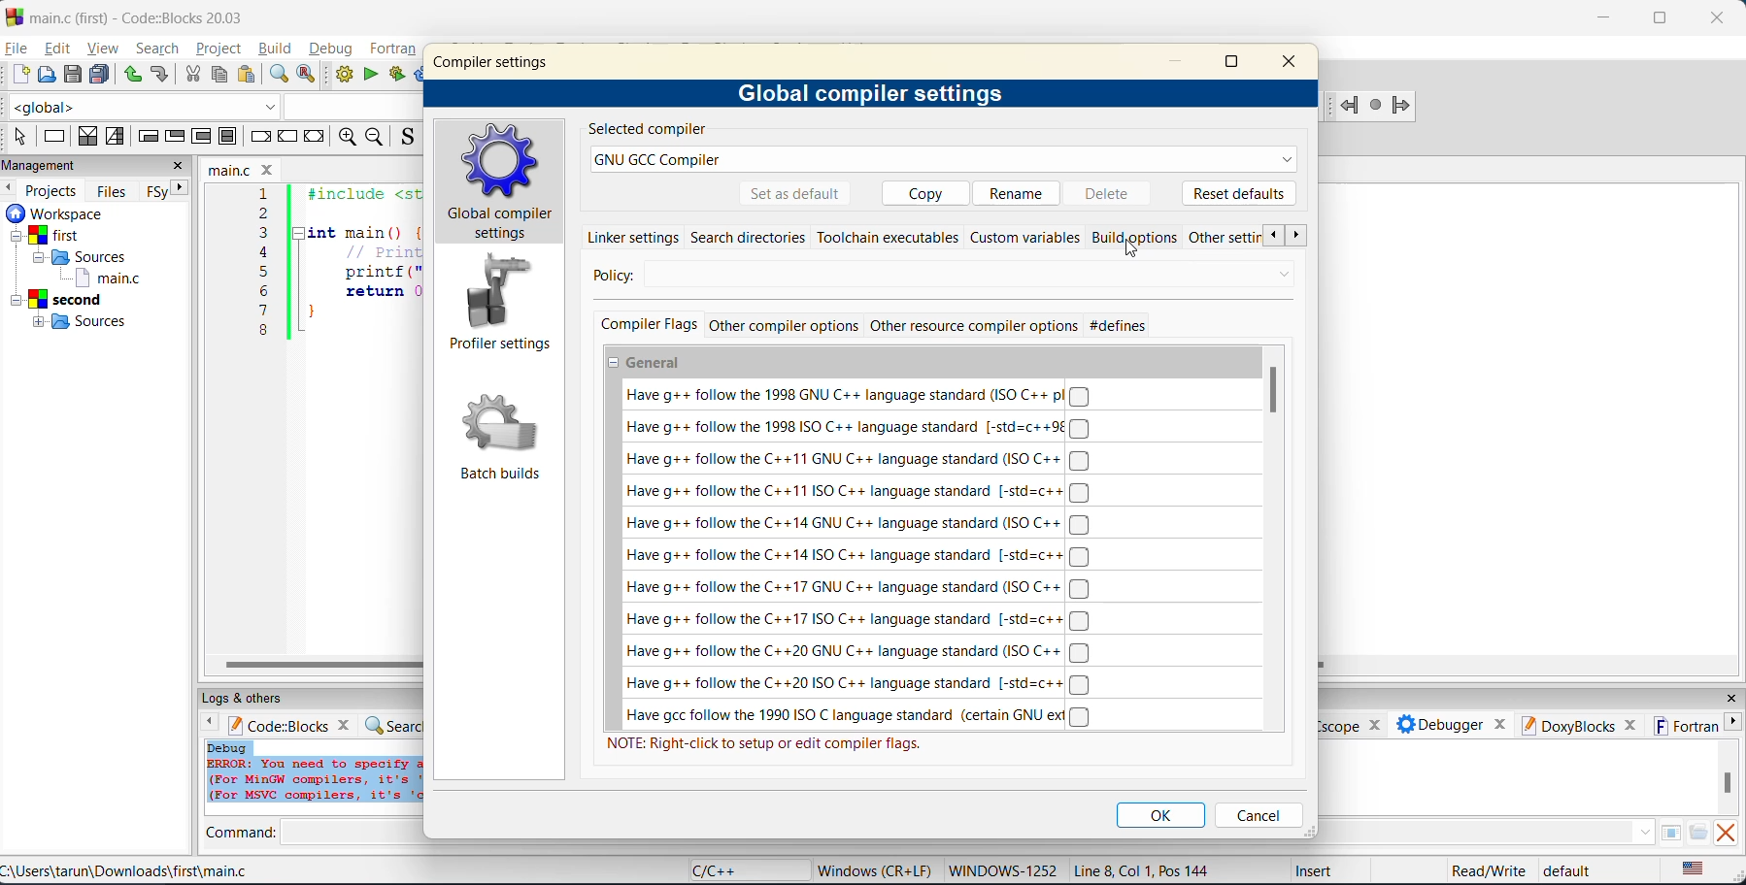 This screenshot has height=885, width=1746. What do you see at coordinates (853, 395) in the screenshot?
I see `Have g++ follow the 1998 GNU C++ language standard (150 C++ pi` at bounding box center [853, 395].